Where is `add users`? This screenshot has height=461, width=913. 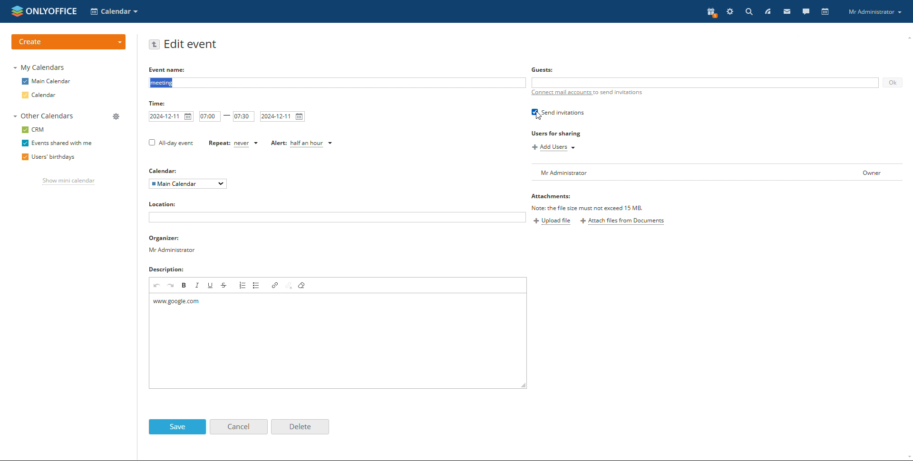
add users is located at coordinates (554, 147).